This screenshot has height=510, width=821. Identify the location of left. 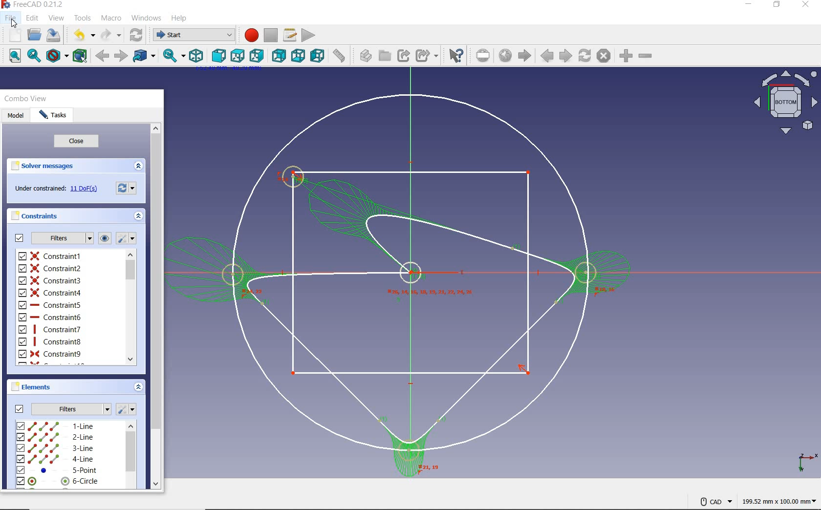
(317, 56).